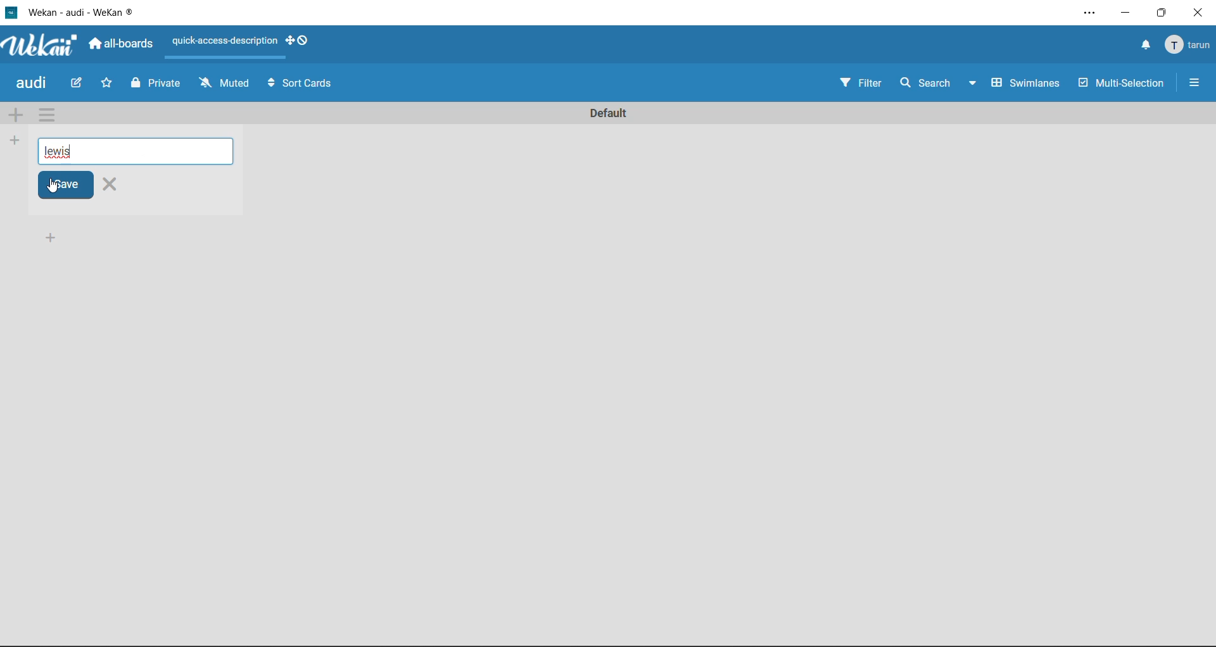  Describe the element at coordinates (34, 84) in the screenshot. I see `audi` at that location.